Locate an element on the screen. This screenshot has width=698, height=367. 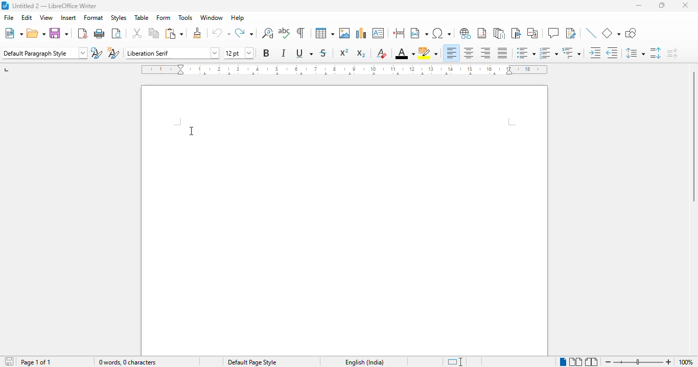
zoom out is located at coordinates (609, 362).